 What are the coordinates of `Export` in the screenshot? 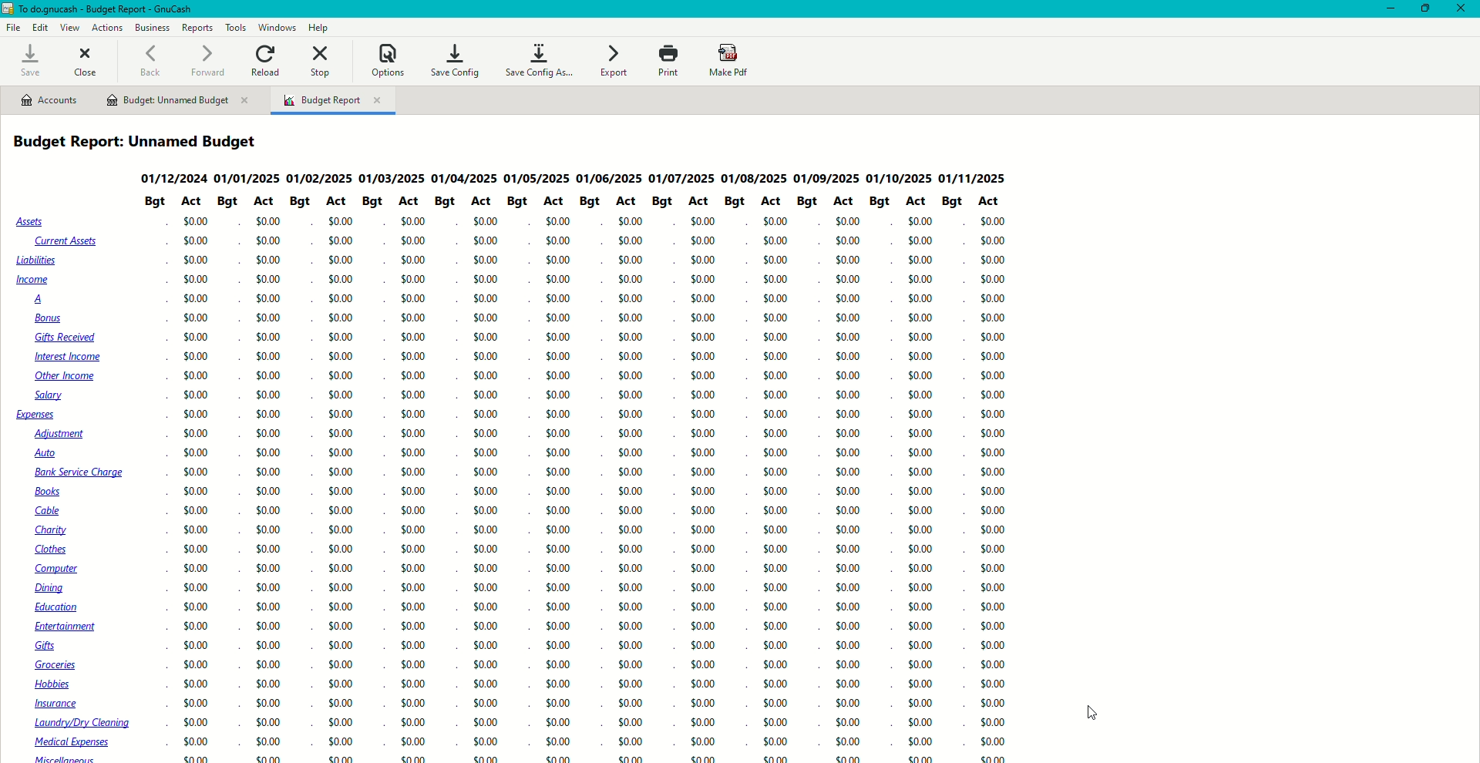 It's located at (613, 61).